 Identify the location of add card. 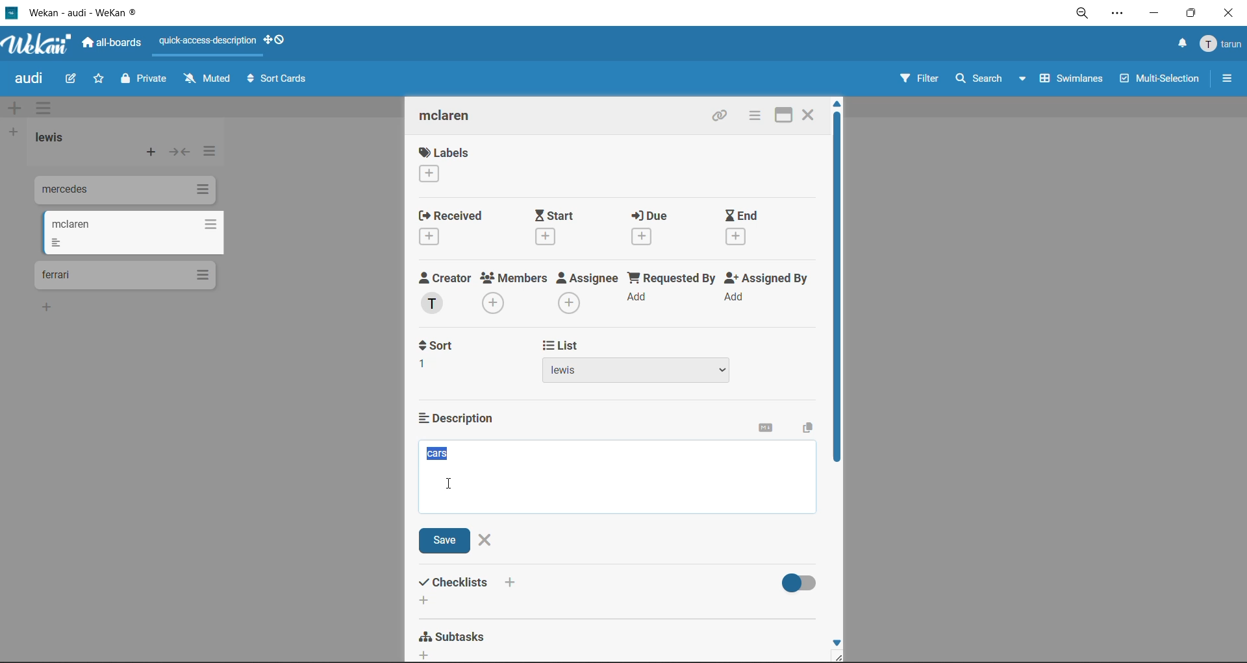
(152, 154).